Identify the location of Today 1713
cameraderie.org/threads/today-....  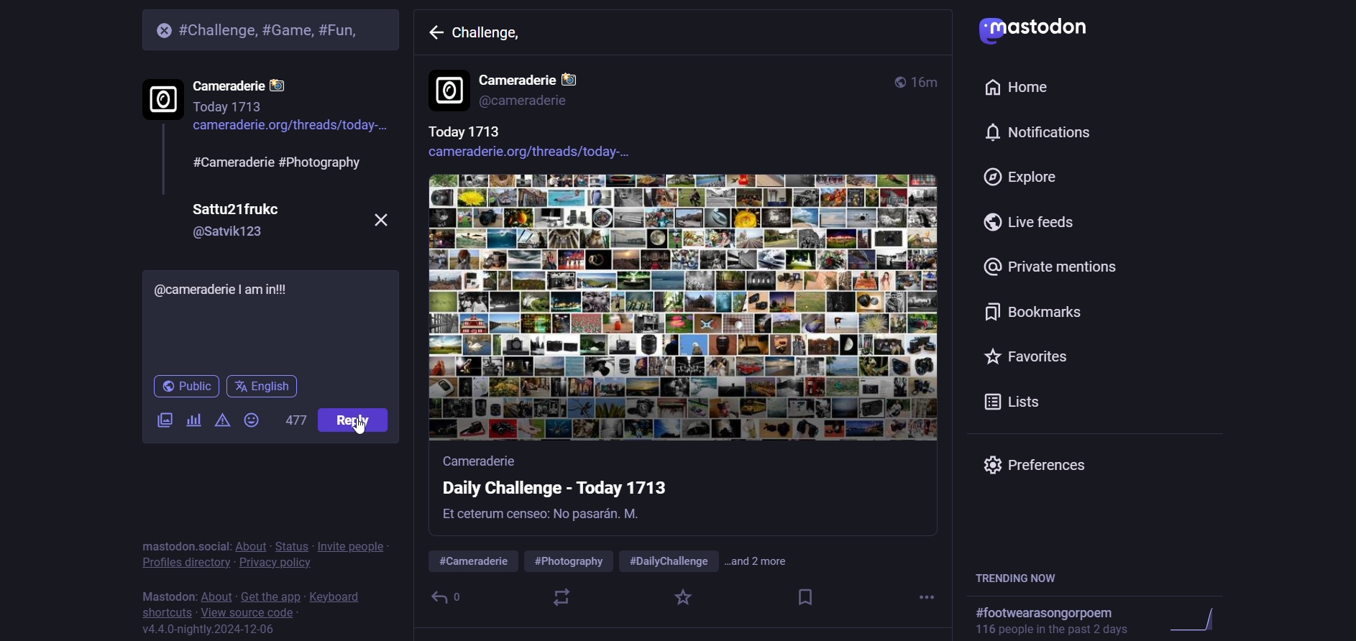
(544, 142).